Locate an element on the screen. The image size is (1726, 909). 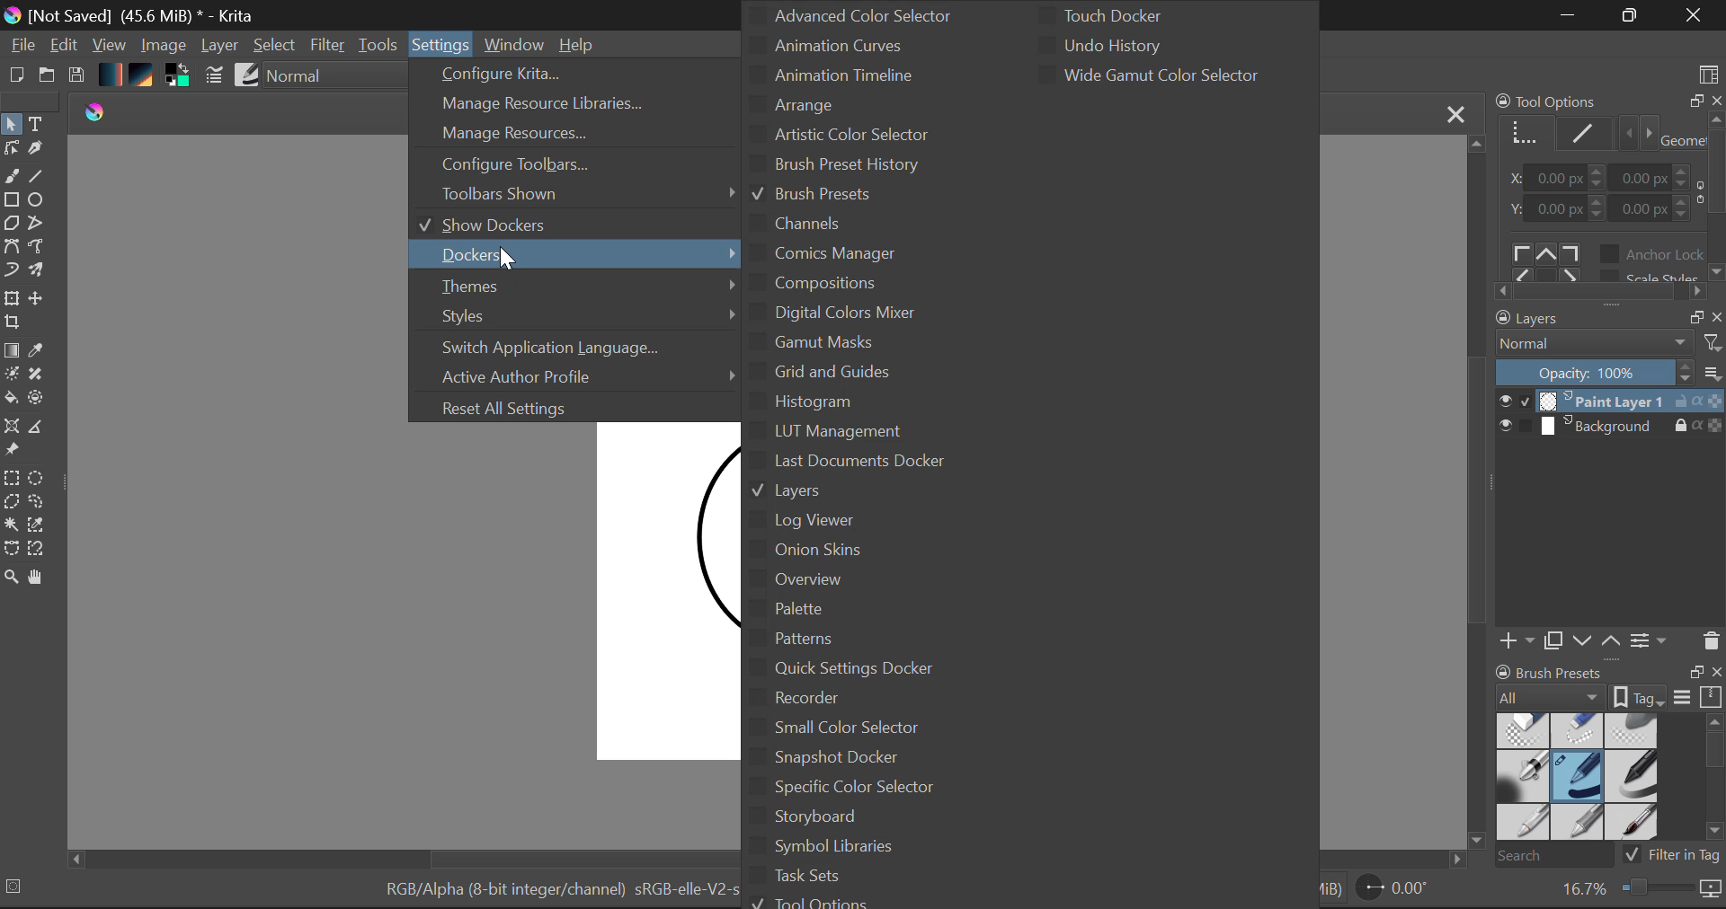
Reset All Settings is located at coordinates (570, 408).